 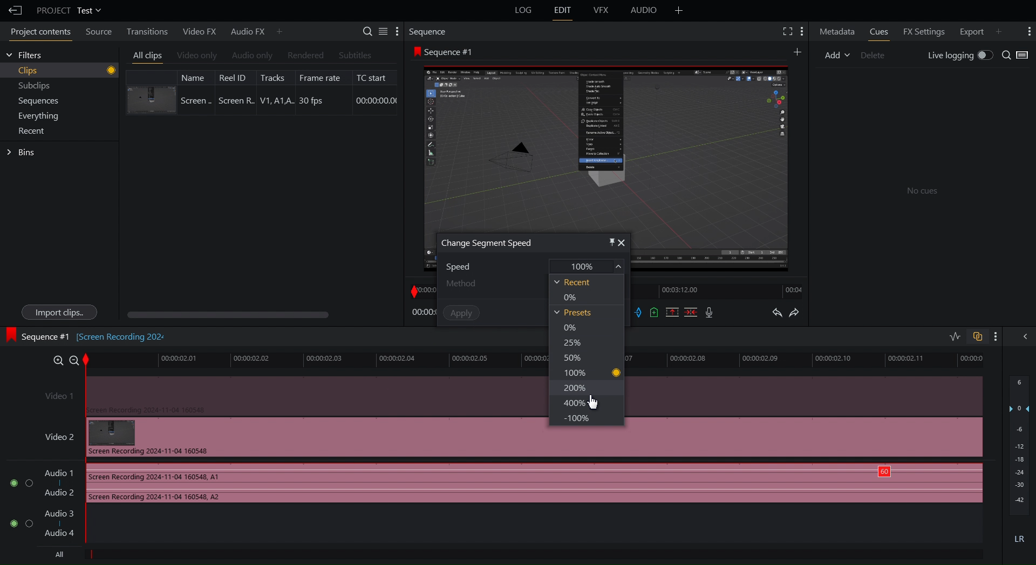 What do you see at coordinates (67, 71) in the screenshot?
I see `Clips` at bounding box center [67, 71].